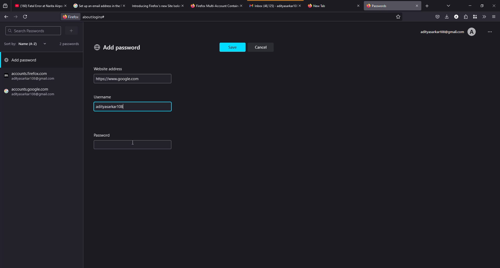  Describe the element at coordinates (26, 17) in the screenshot. I see `refresh` at that location.